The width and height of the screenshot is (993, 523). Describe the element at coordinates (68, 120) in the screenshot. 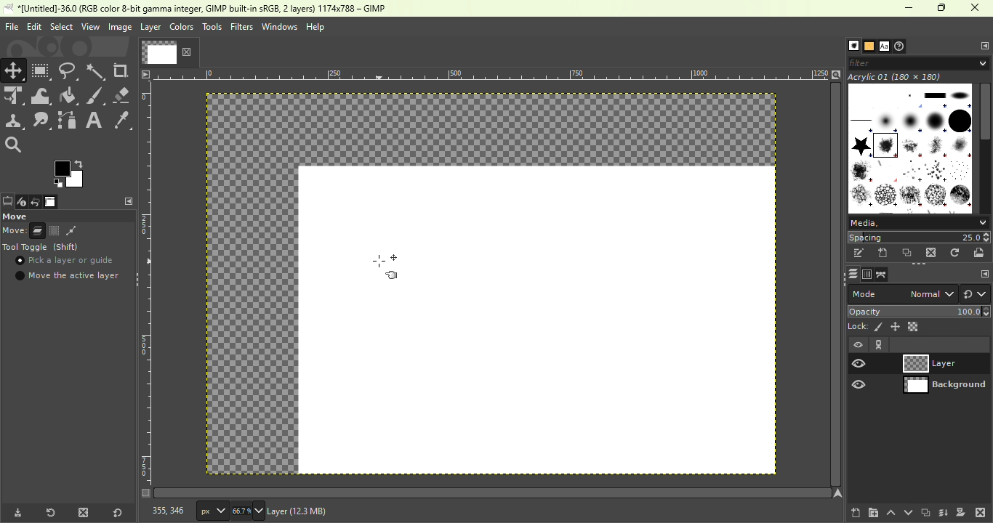

I see `Paths tool` at that location.